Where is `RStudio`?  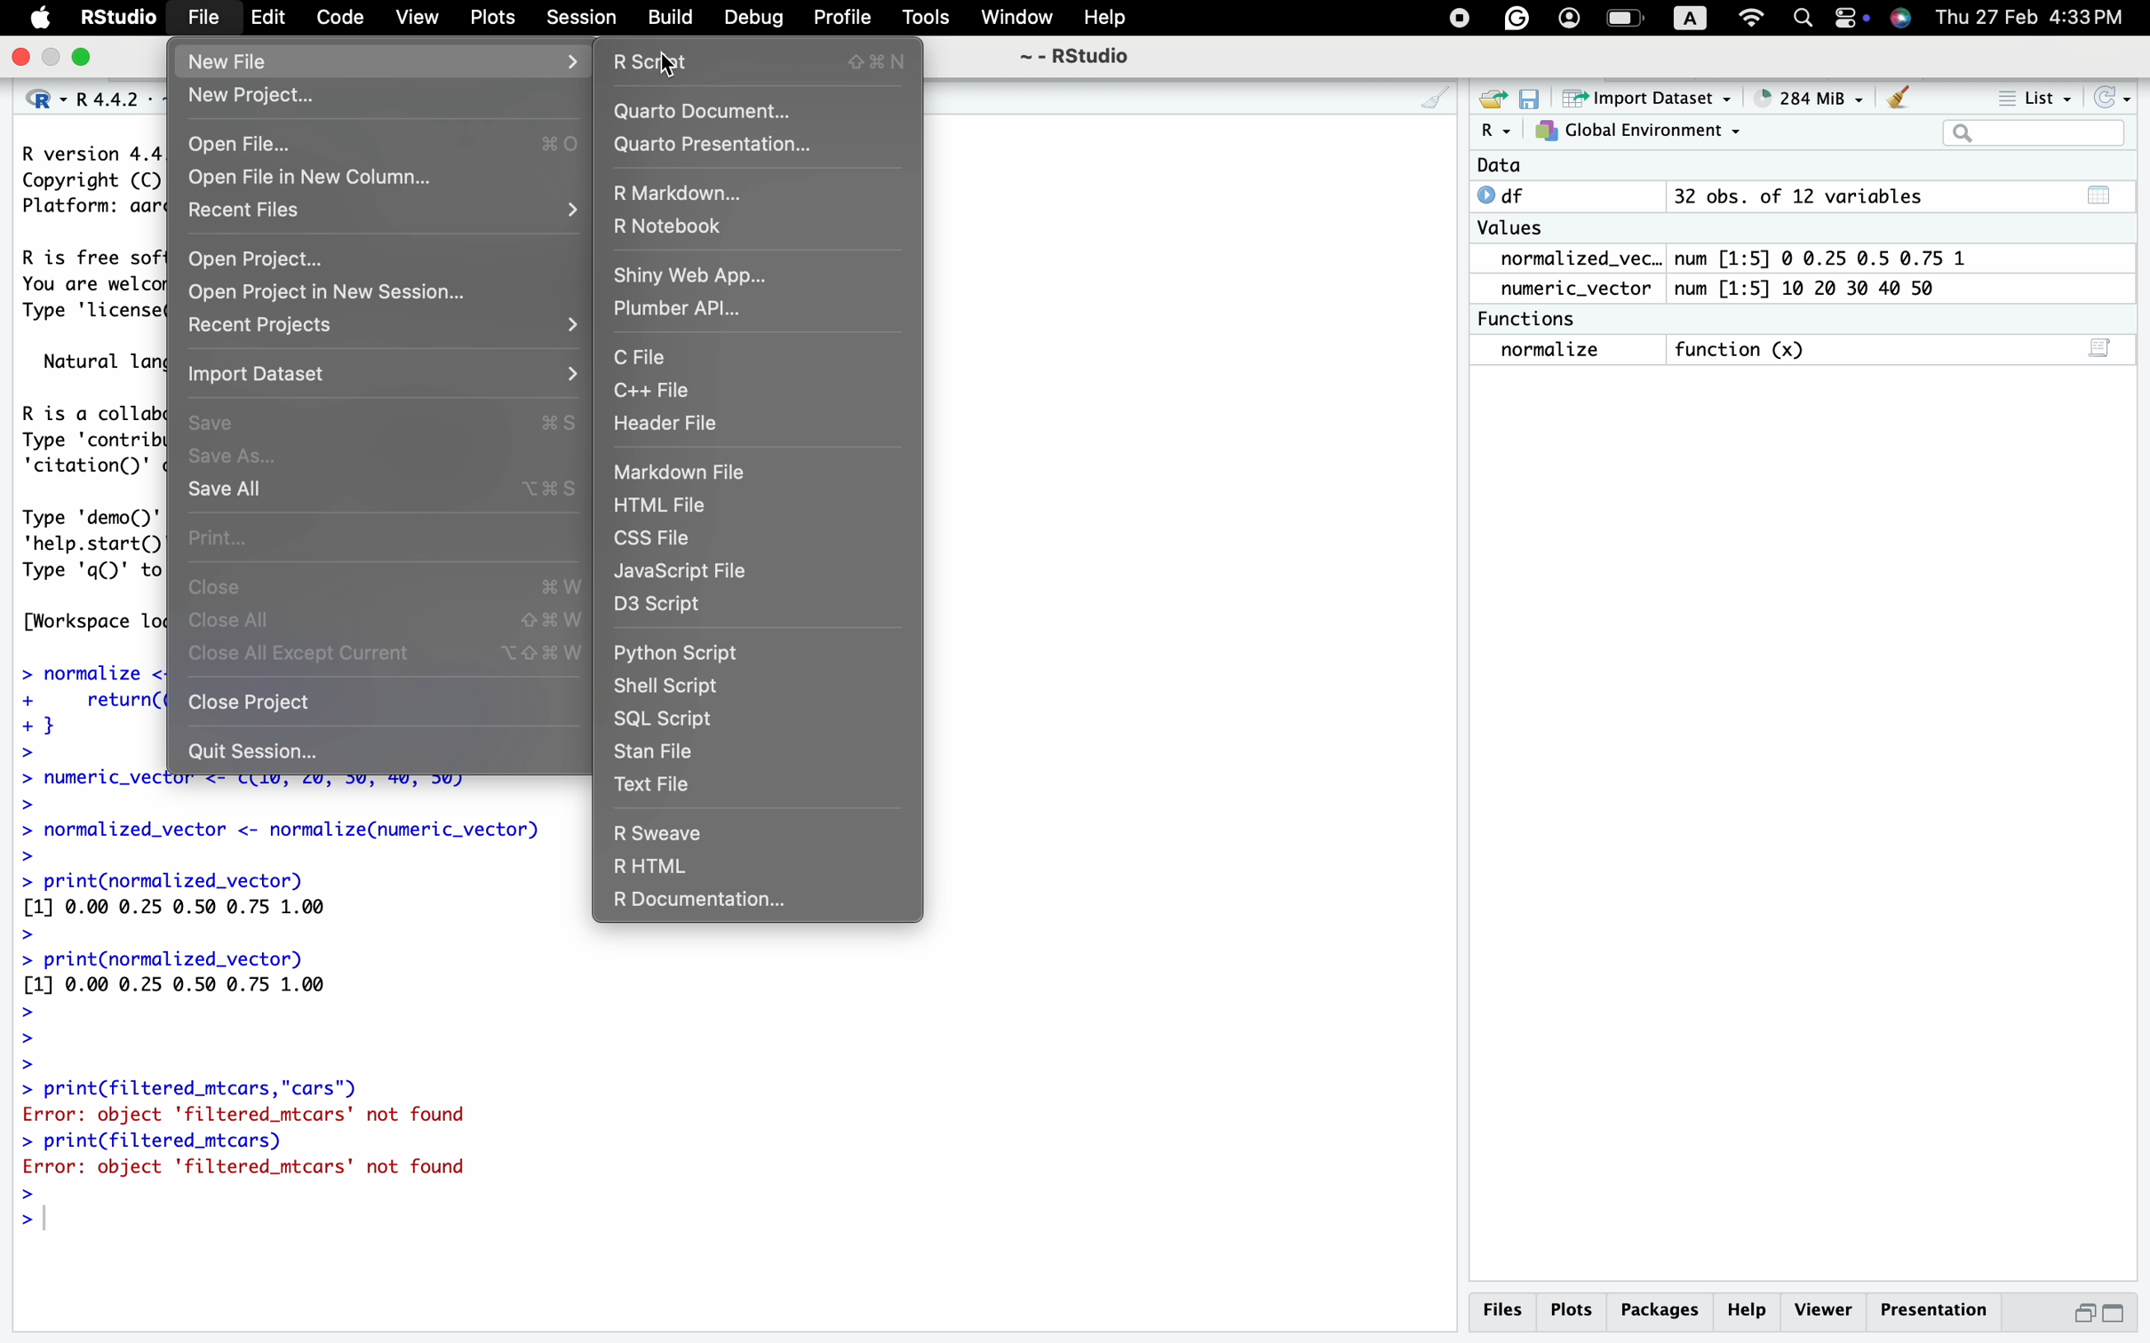
RStudio is located at coordinates (115, 17).